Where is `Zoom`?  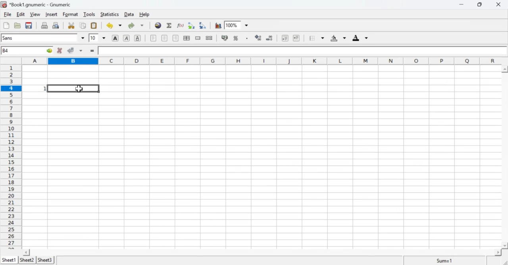 Zoom is located at coordinates (237, 24).